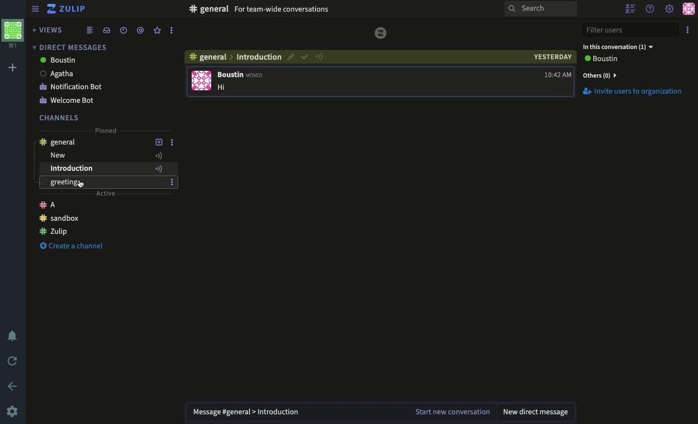 This screenshot has width=698, height=424. I want to click on zulip logo, so click(381, 33).